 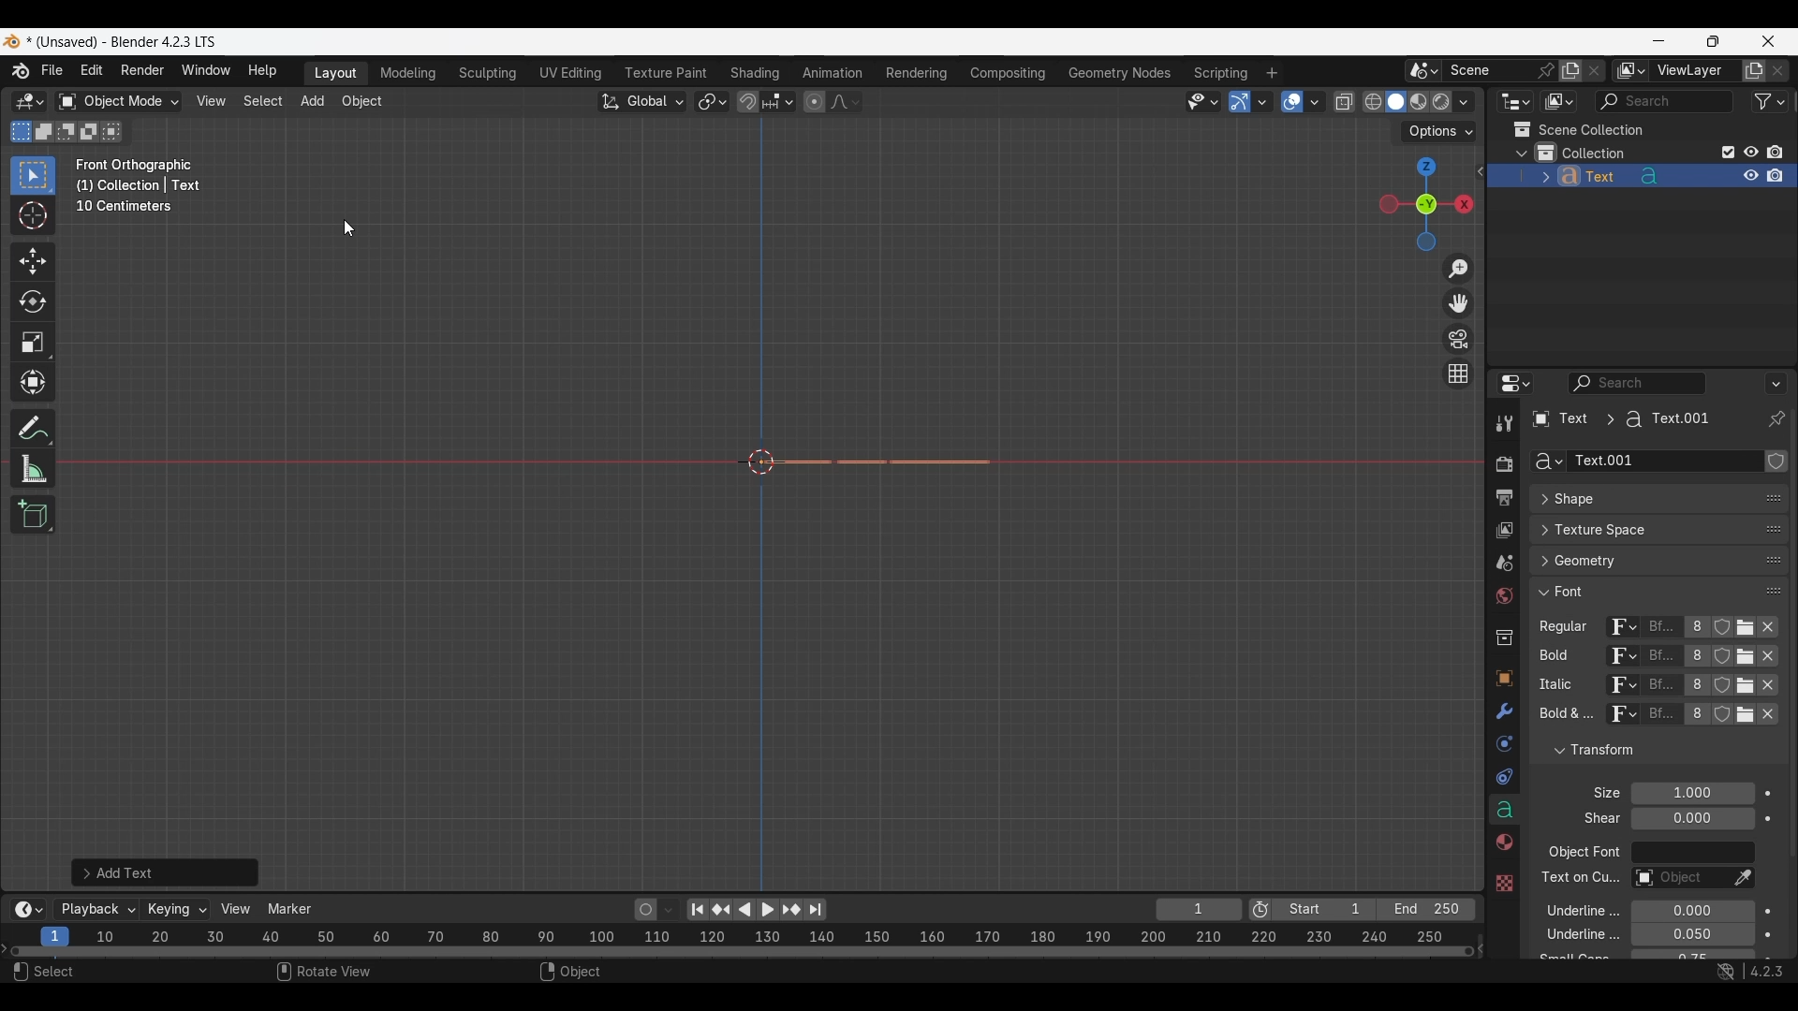 I want to click on Click to expand Geometry, so click(x=1640, y=561).